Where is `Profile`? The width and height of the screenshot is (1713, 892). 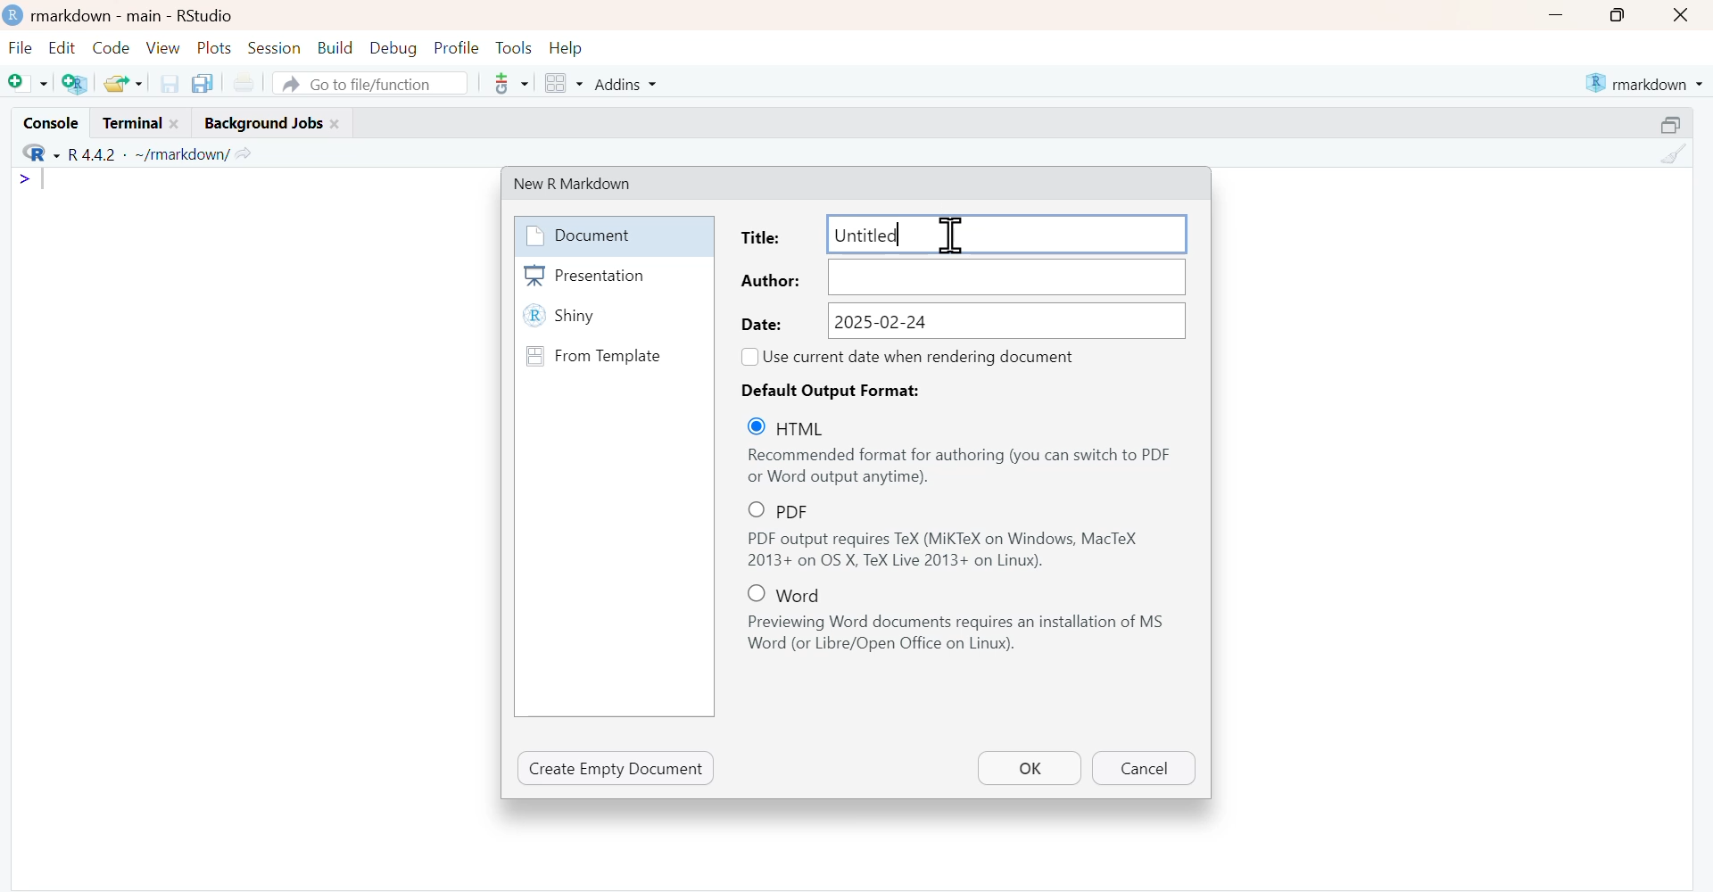 Profile is located at coordinates (456, 49).